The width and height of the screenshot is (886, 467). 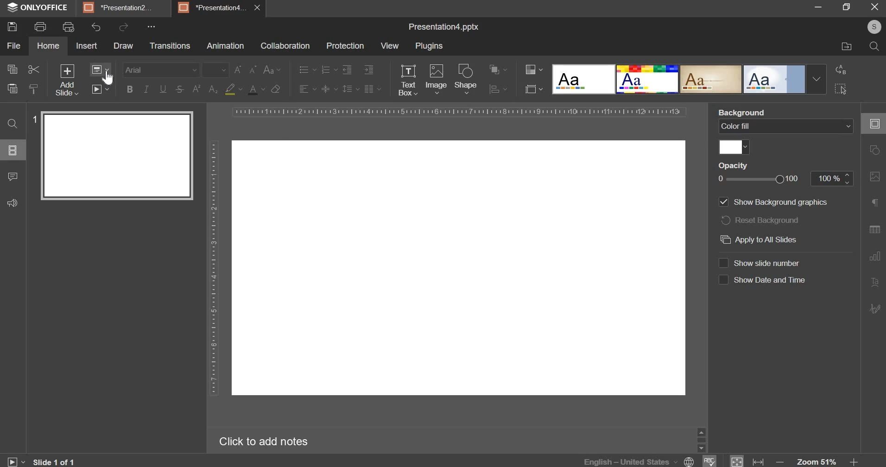 I want to click on print, so click(x=39, y=27).